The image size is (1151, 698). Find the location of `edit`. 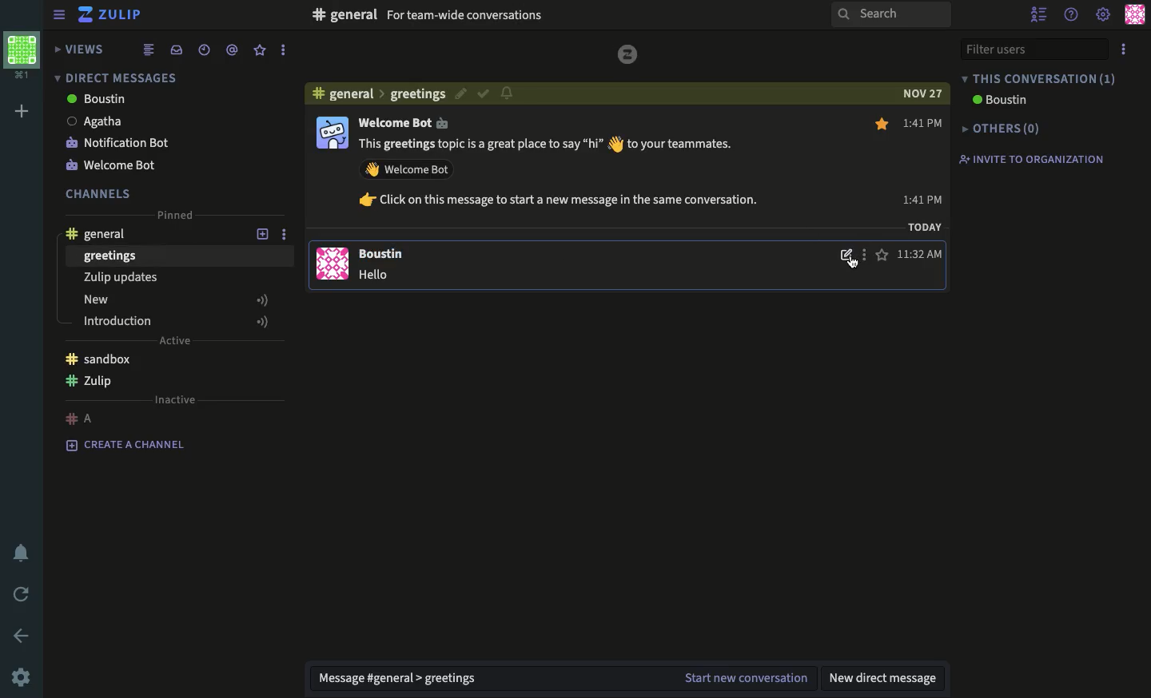

edit is located at coordinates (458, 93).